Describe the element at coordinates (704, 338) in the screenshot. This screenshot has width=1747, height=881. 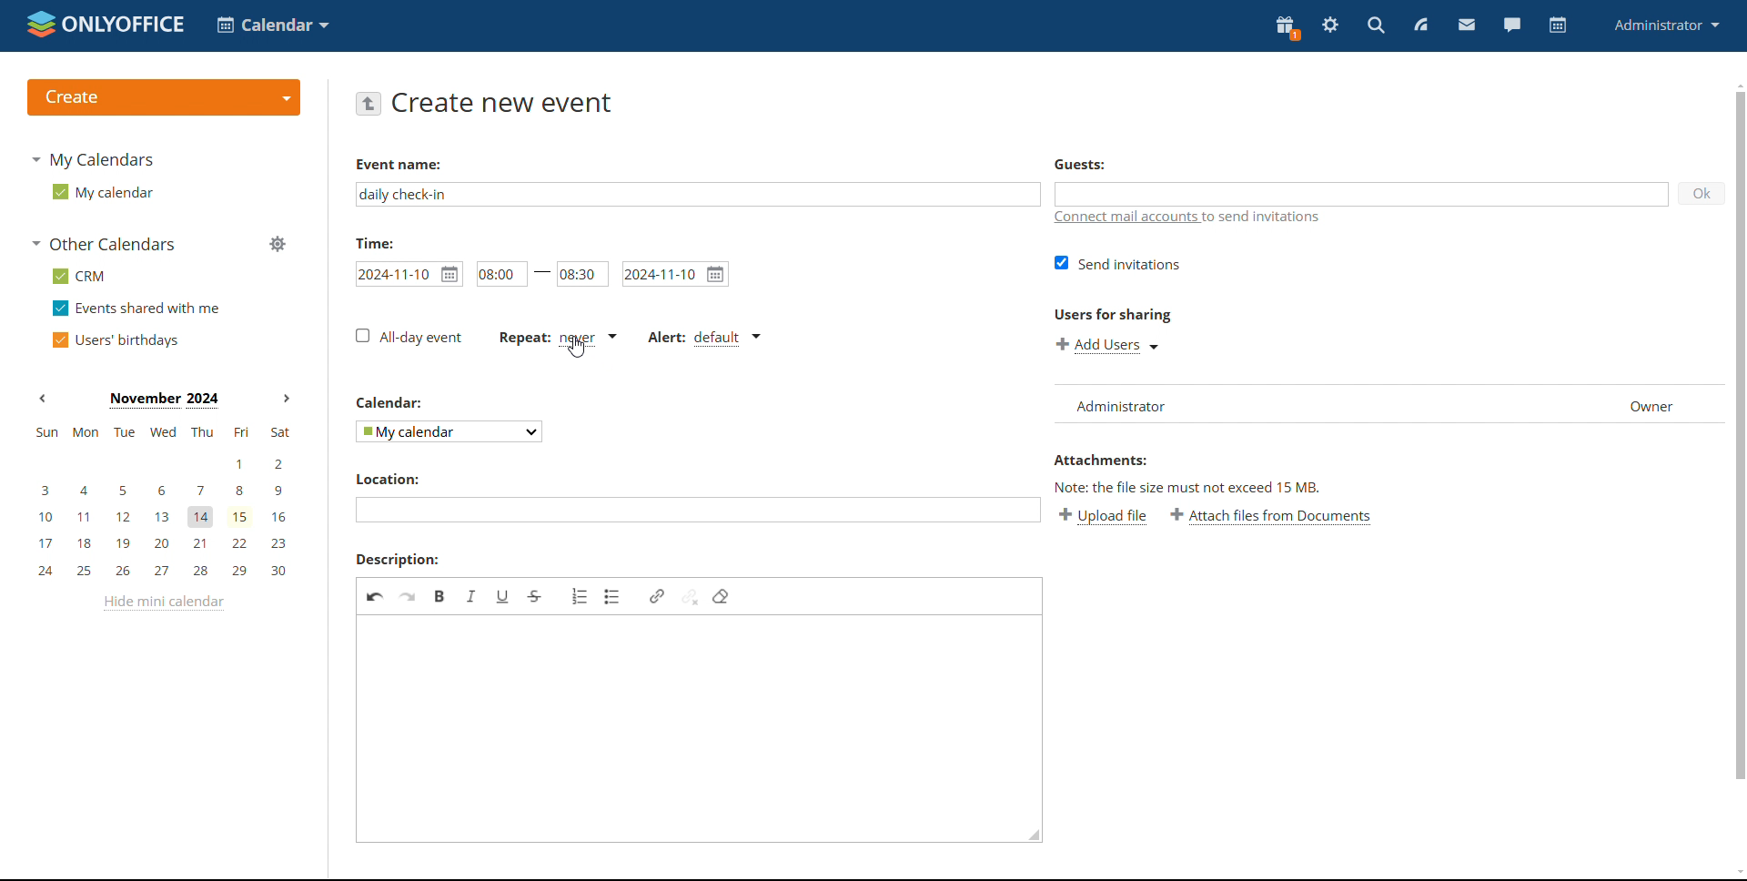
I see `alert type` at that location.